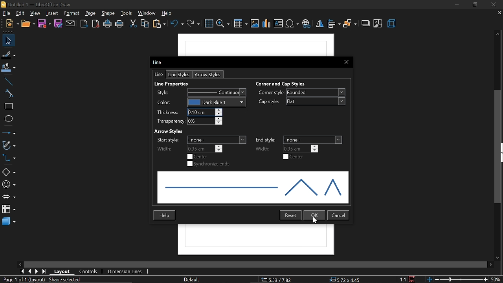 The height and width of the screenshot is (283, 503). Describe the element at coordinates (167, 140) in the screenshot. I see `Start style:` at that location.